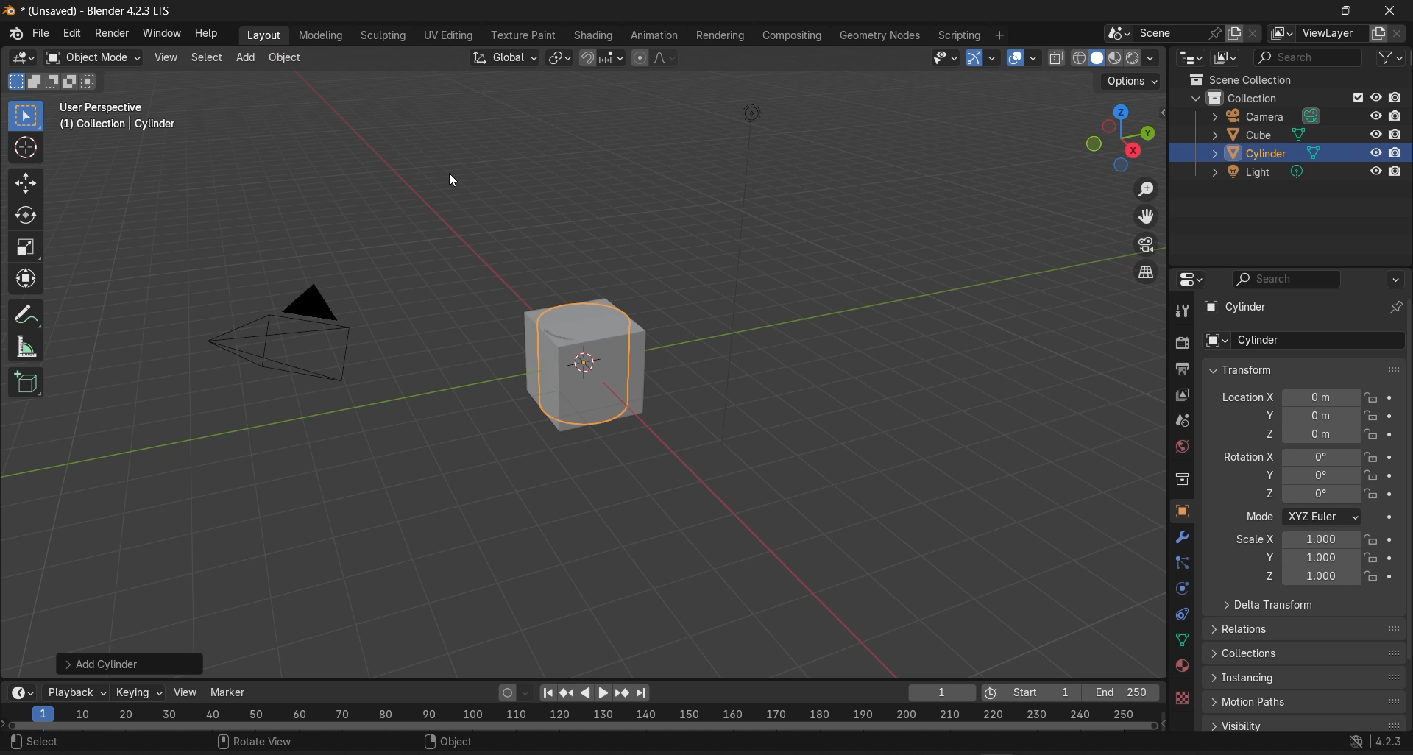 The width and height of the screenshot is (1413, 755). What do you see at coordinates (456, 743) in the screenshot?
I see `object` at bounding box center [456, 743].